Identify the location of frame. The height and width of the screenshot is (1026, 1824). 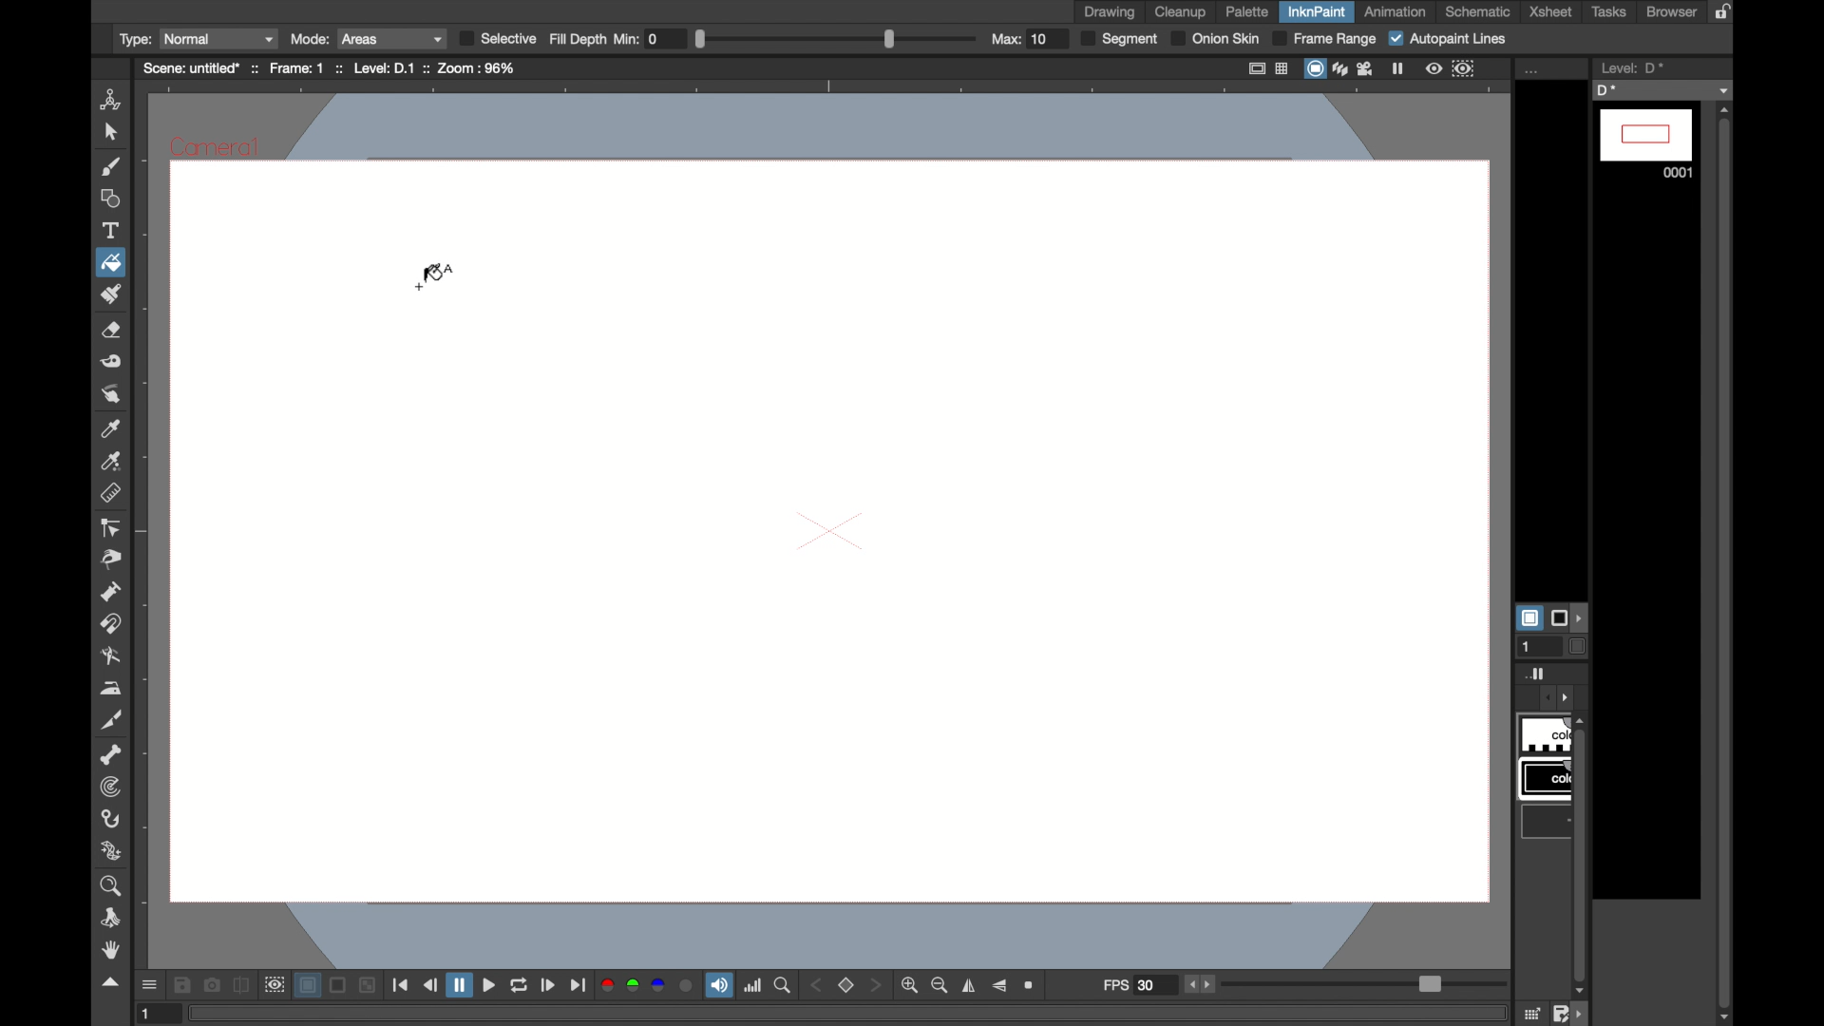
(1465, 68).